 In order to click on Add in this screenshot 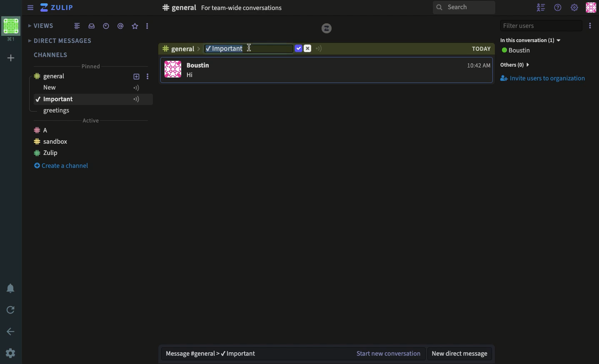, I will do `click(137, 77)`.